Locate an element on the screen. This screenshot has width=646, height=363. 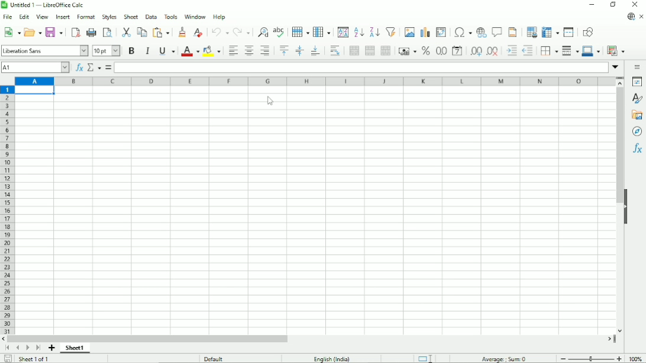
Current cell is located at coordinates (35, 67).